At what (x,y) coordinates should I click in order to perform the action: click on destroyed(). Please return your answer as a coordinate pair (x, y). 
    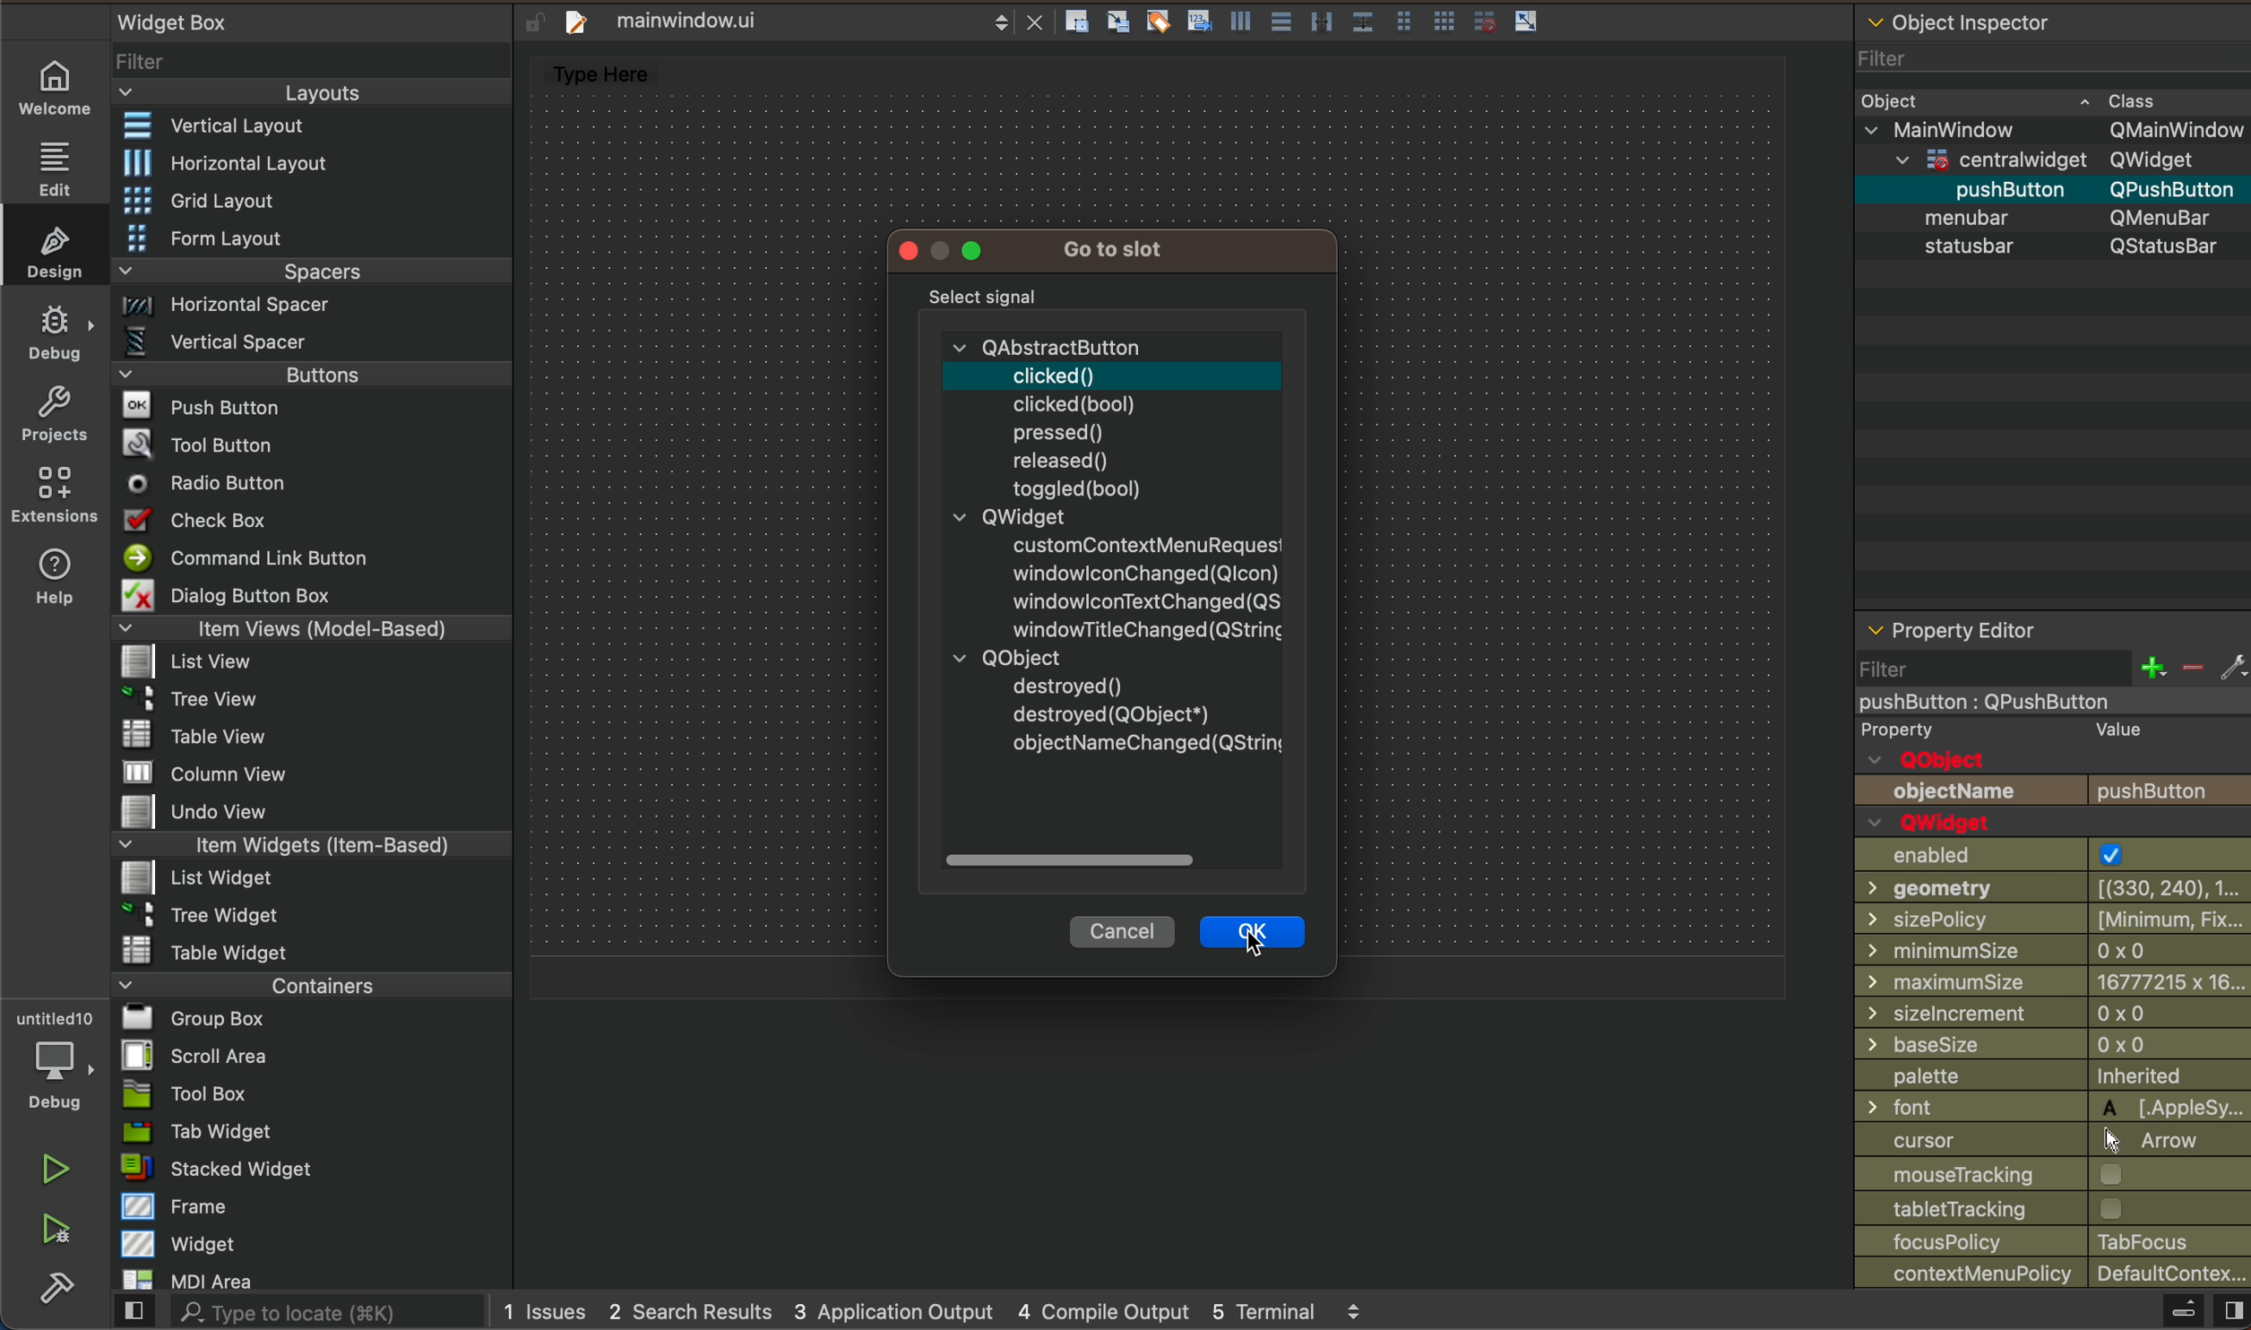
    Looking at the image, I should click on (1070, 685).